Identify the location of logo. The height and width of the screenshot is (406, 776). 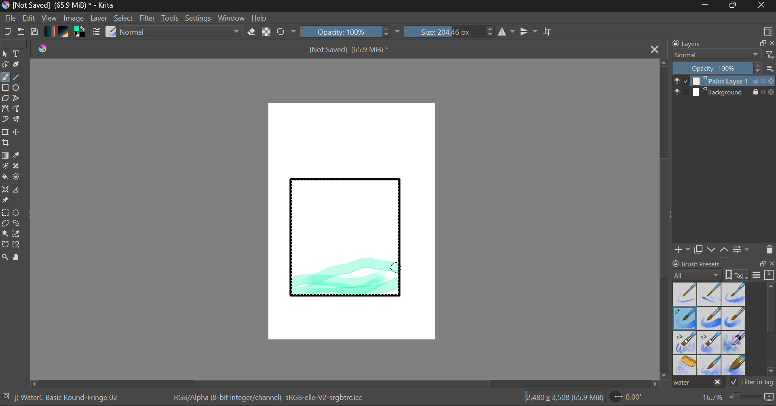
(44, 48).